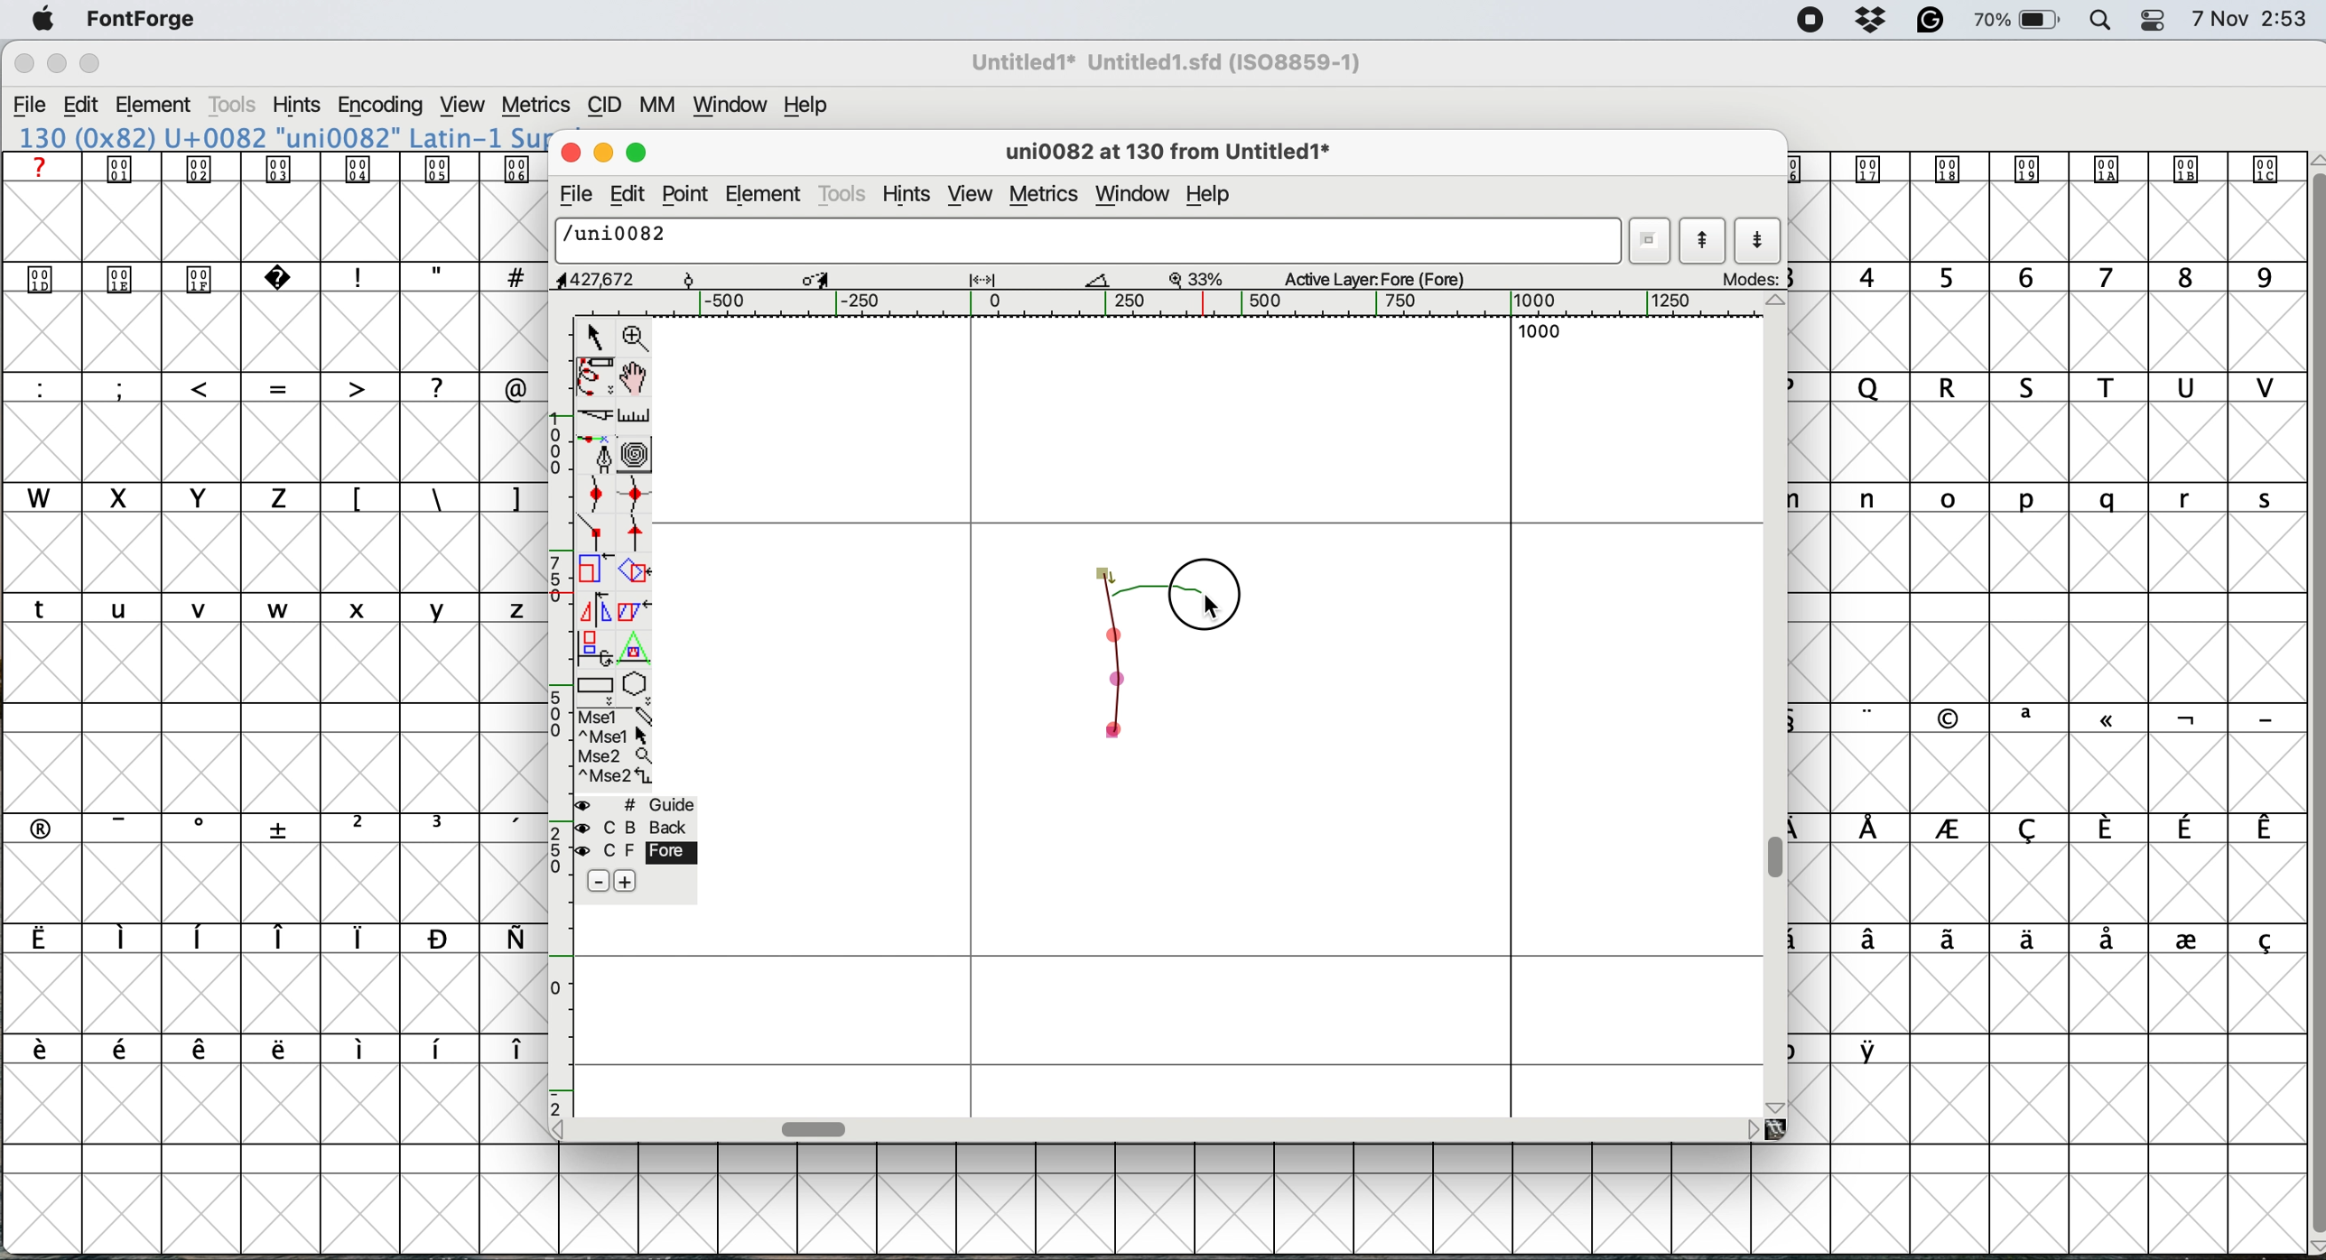 The width and height of the screenshot is (2326, 1260). What do you see at coordinates (2103, 21) in the screenshot?
I see `spotlight search` at bounding box center [2103, 21].